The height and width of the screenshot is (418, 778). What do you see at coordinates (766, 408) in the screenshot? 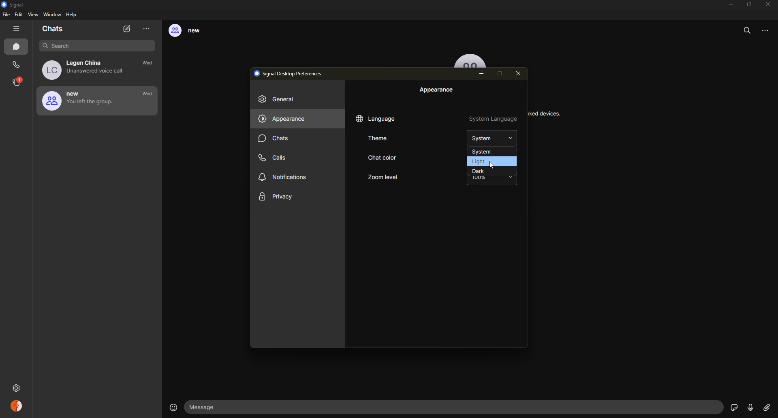
I see `attach` at bounding box center [766, 408].